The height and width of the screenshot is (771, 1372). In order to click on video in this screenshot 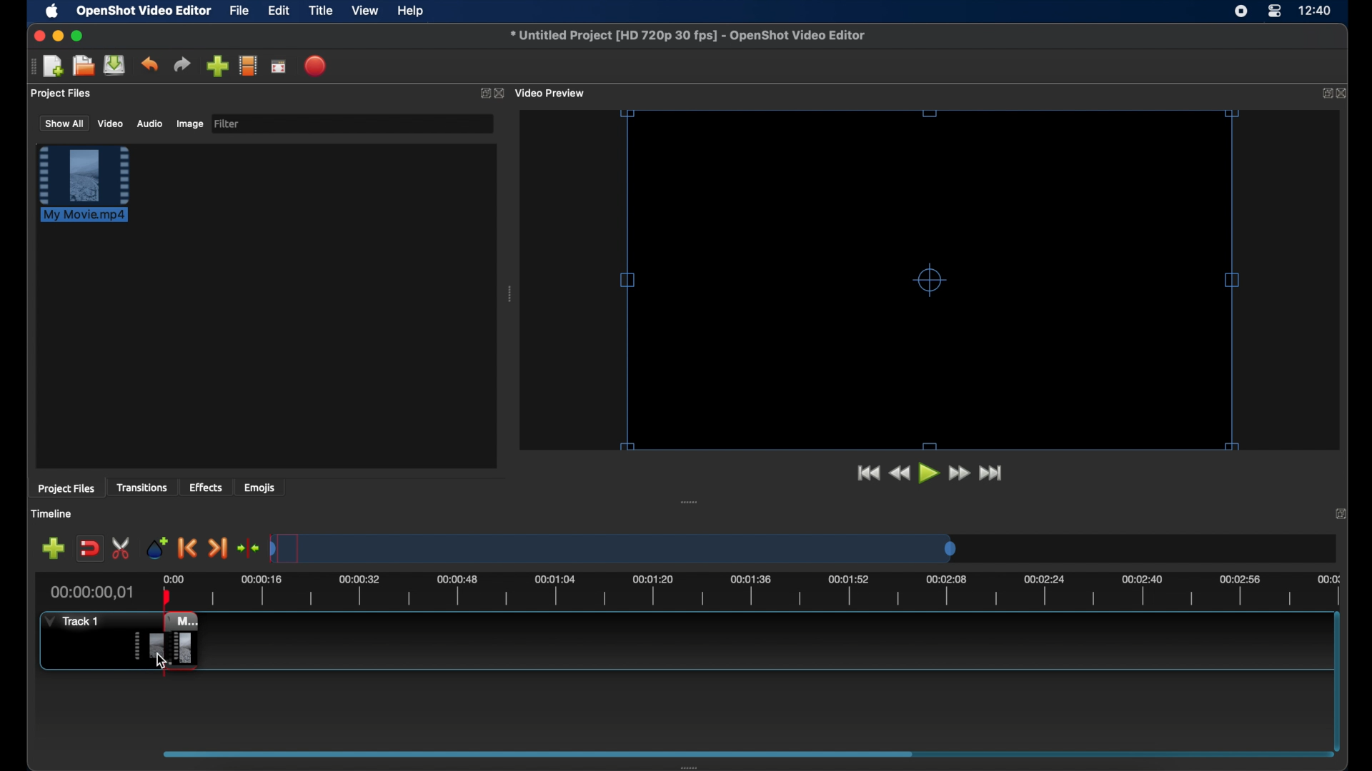, I will do `click(110, 124)`.